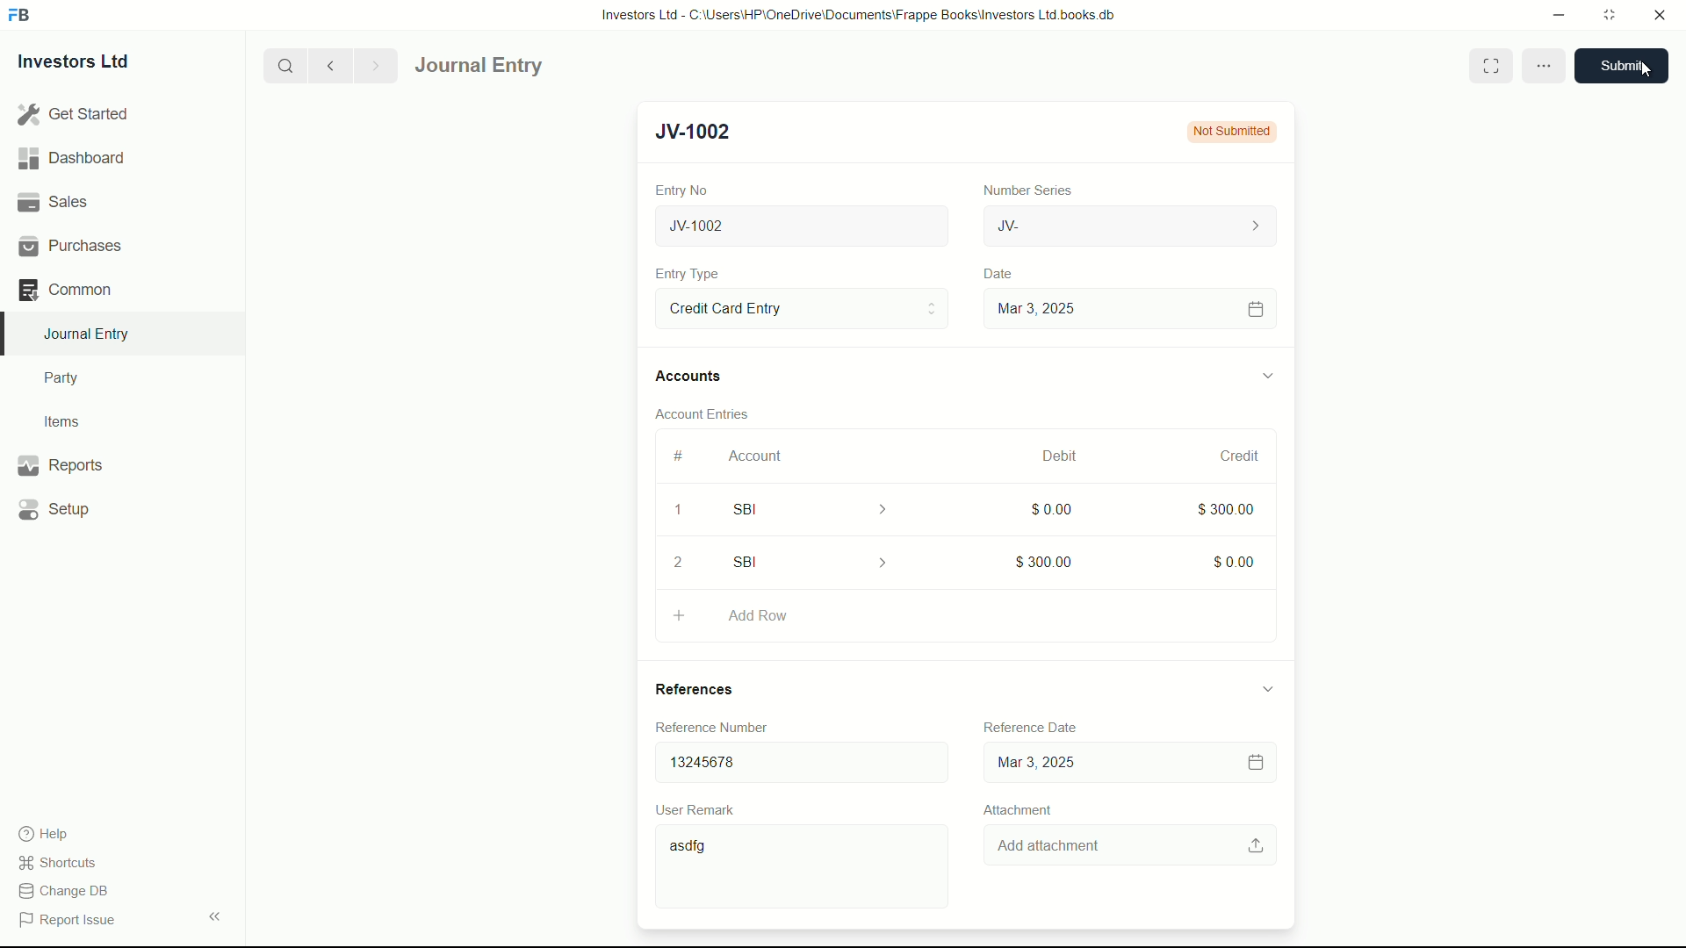 The width and height of the screenshot is (1686, 948). I want to click on Investors Ltd, so click(90, 64).